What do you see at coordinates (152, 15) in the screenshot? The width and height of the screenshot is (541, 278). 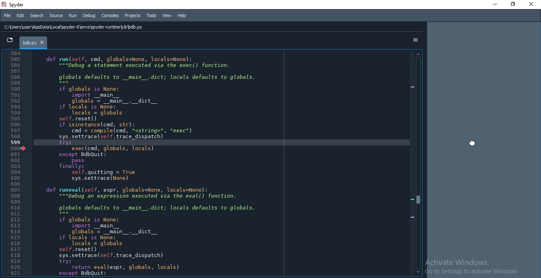 I see `Tools` at bounding box center [152, 15].